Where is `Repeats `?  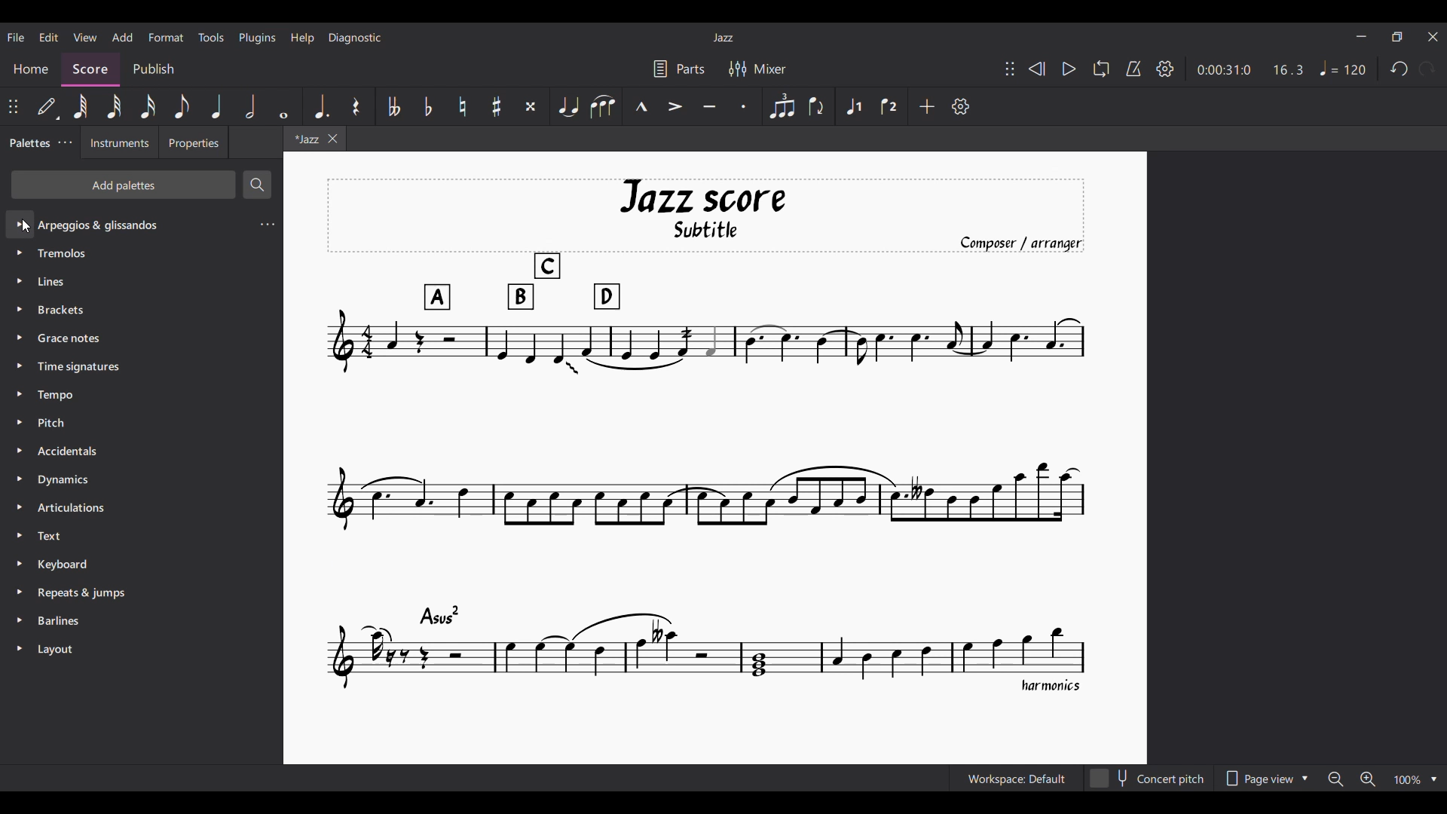 Repeats  is located at coordinates (78, 592).